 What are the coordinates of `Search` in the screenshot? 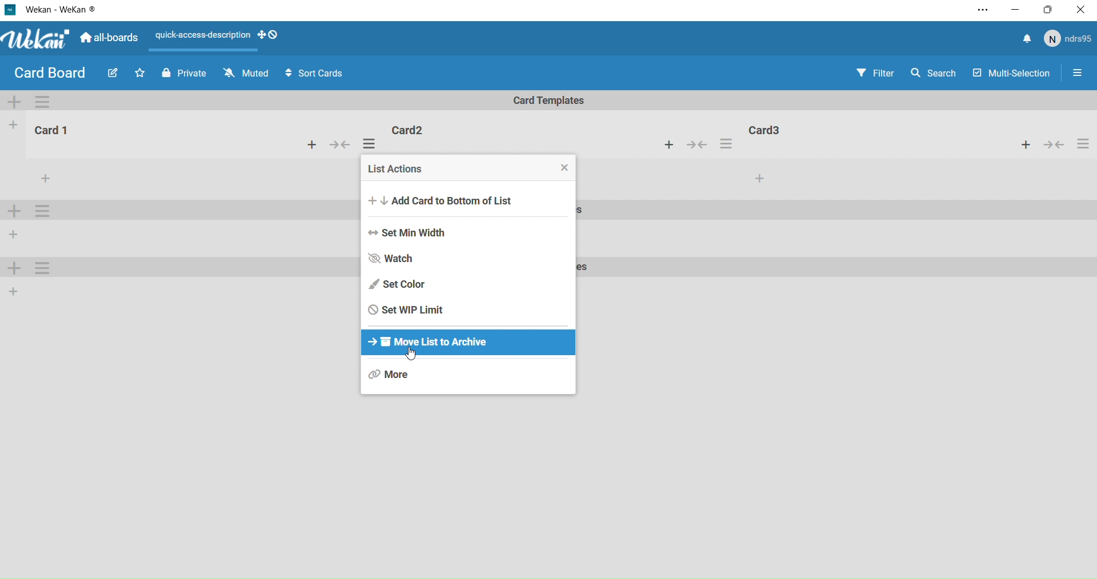 It's located at (934, 75).